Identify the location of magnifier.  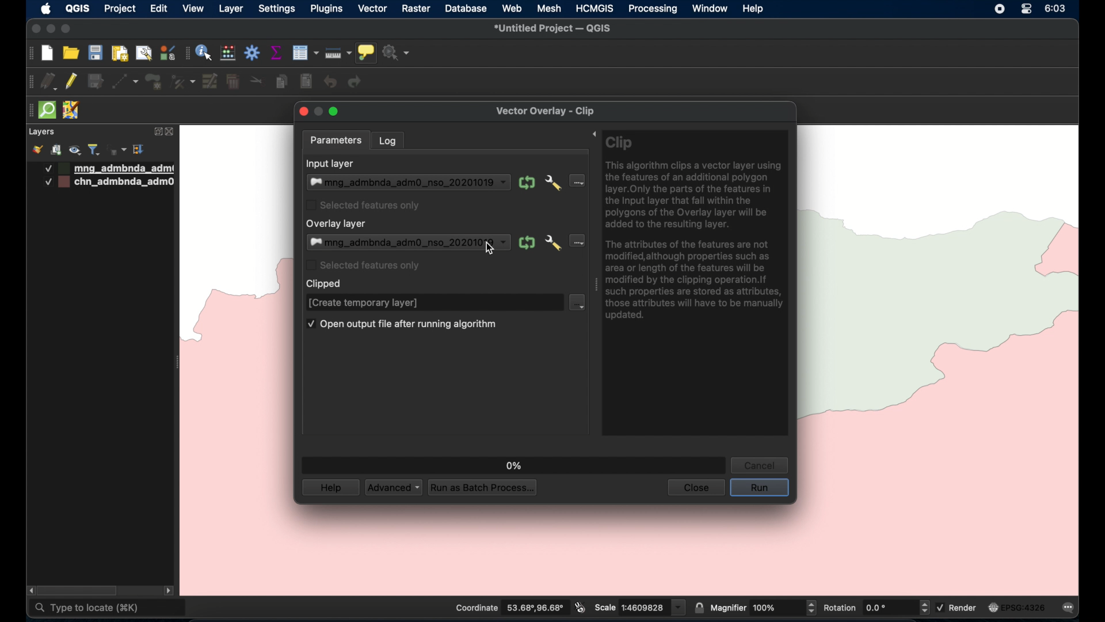
(763, 607).